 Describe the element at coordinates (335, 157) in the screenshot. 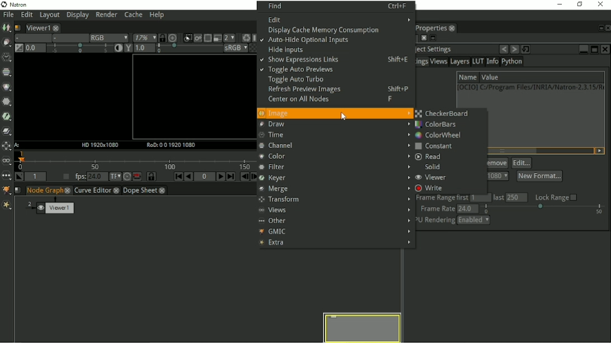

I see `Color` at that location.